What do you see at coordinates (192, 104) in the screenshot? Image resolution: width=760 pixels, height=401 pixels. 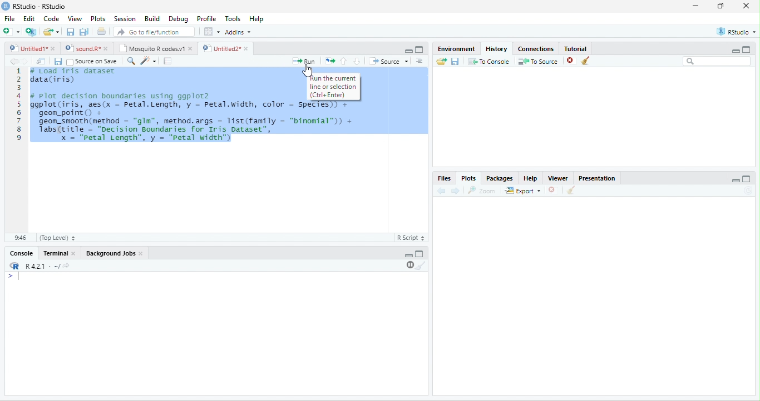 I see `# Plot decision boundaries using ggplot2
ggplot(iris, aes(x = petal.Length, y = Petal.width, color = Species) +
geom_point() +` at bounding box center [192, 104].